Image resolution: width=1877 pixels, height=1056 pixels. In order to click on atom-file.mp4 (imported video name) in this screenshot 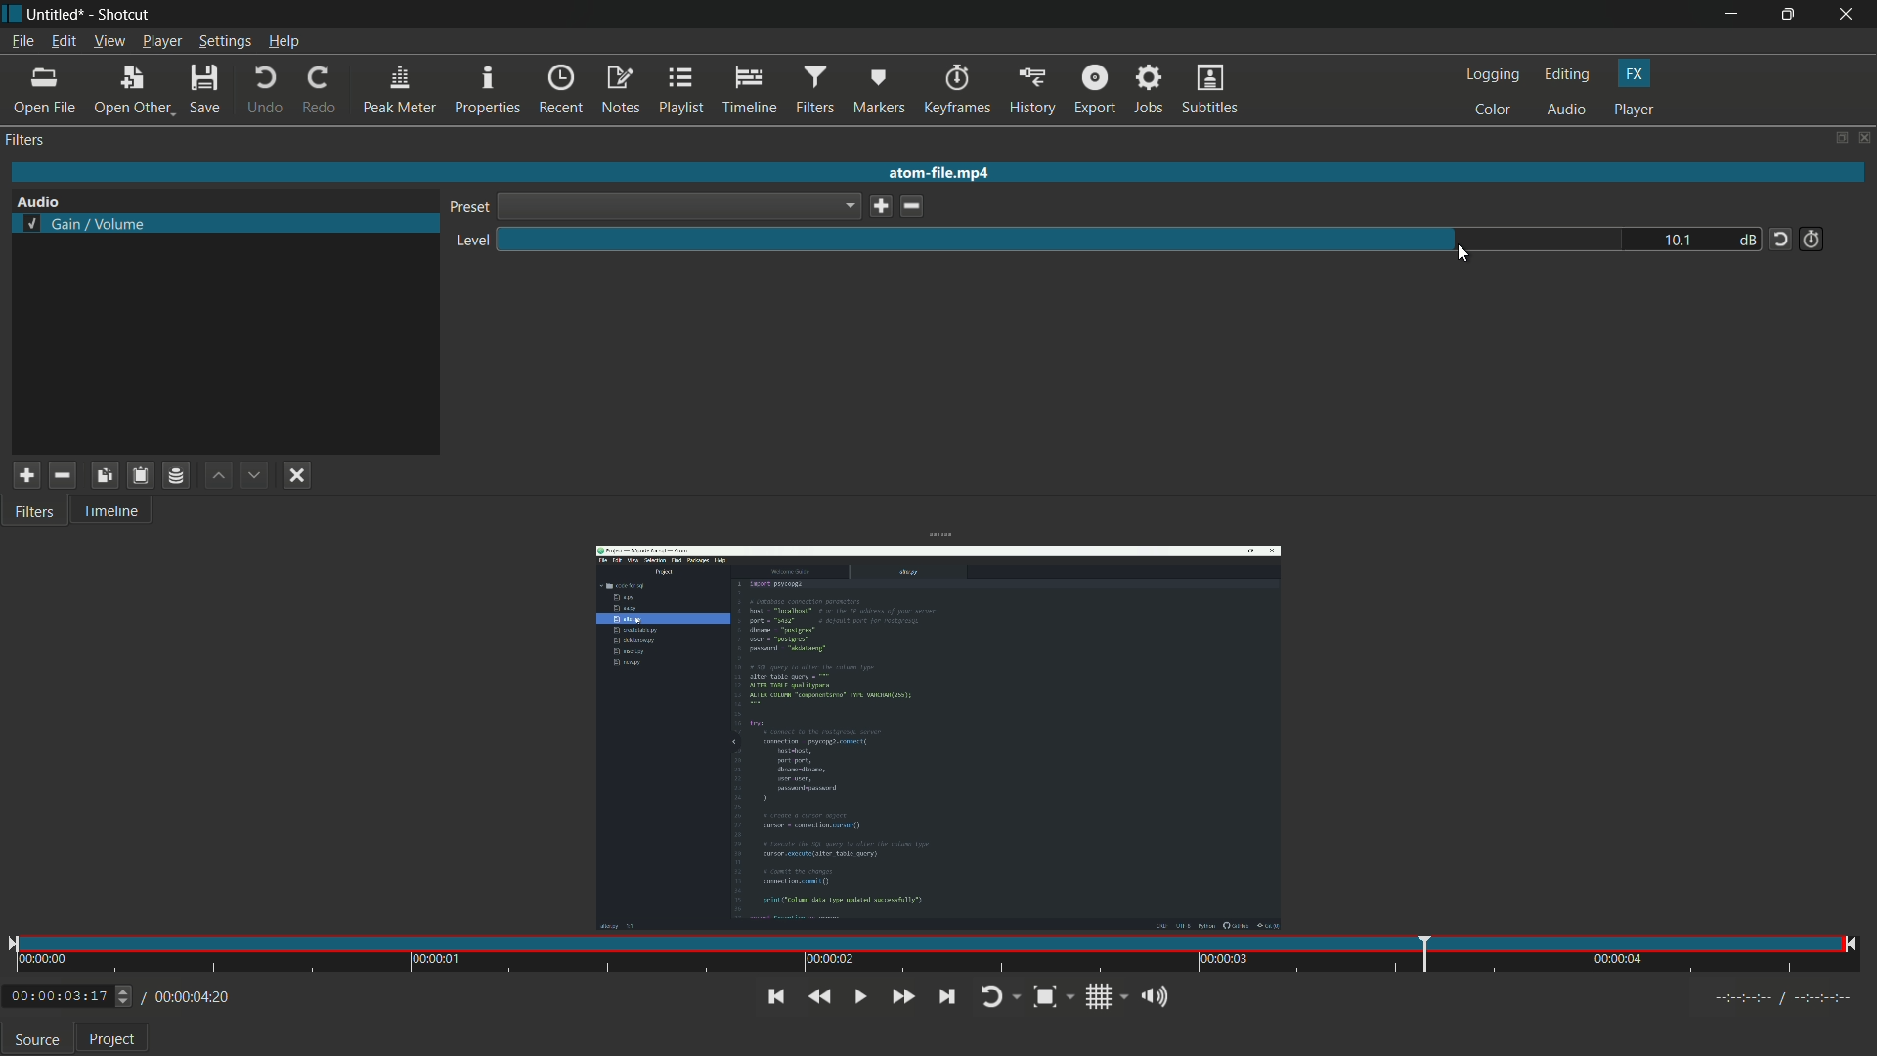, I will do `click(943, 174)`.